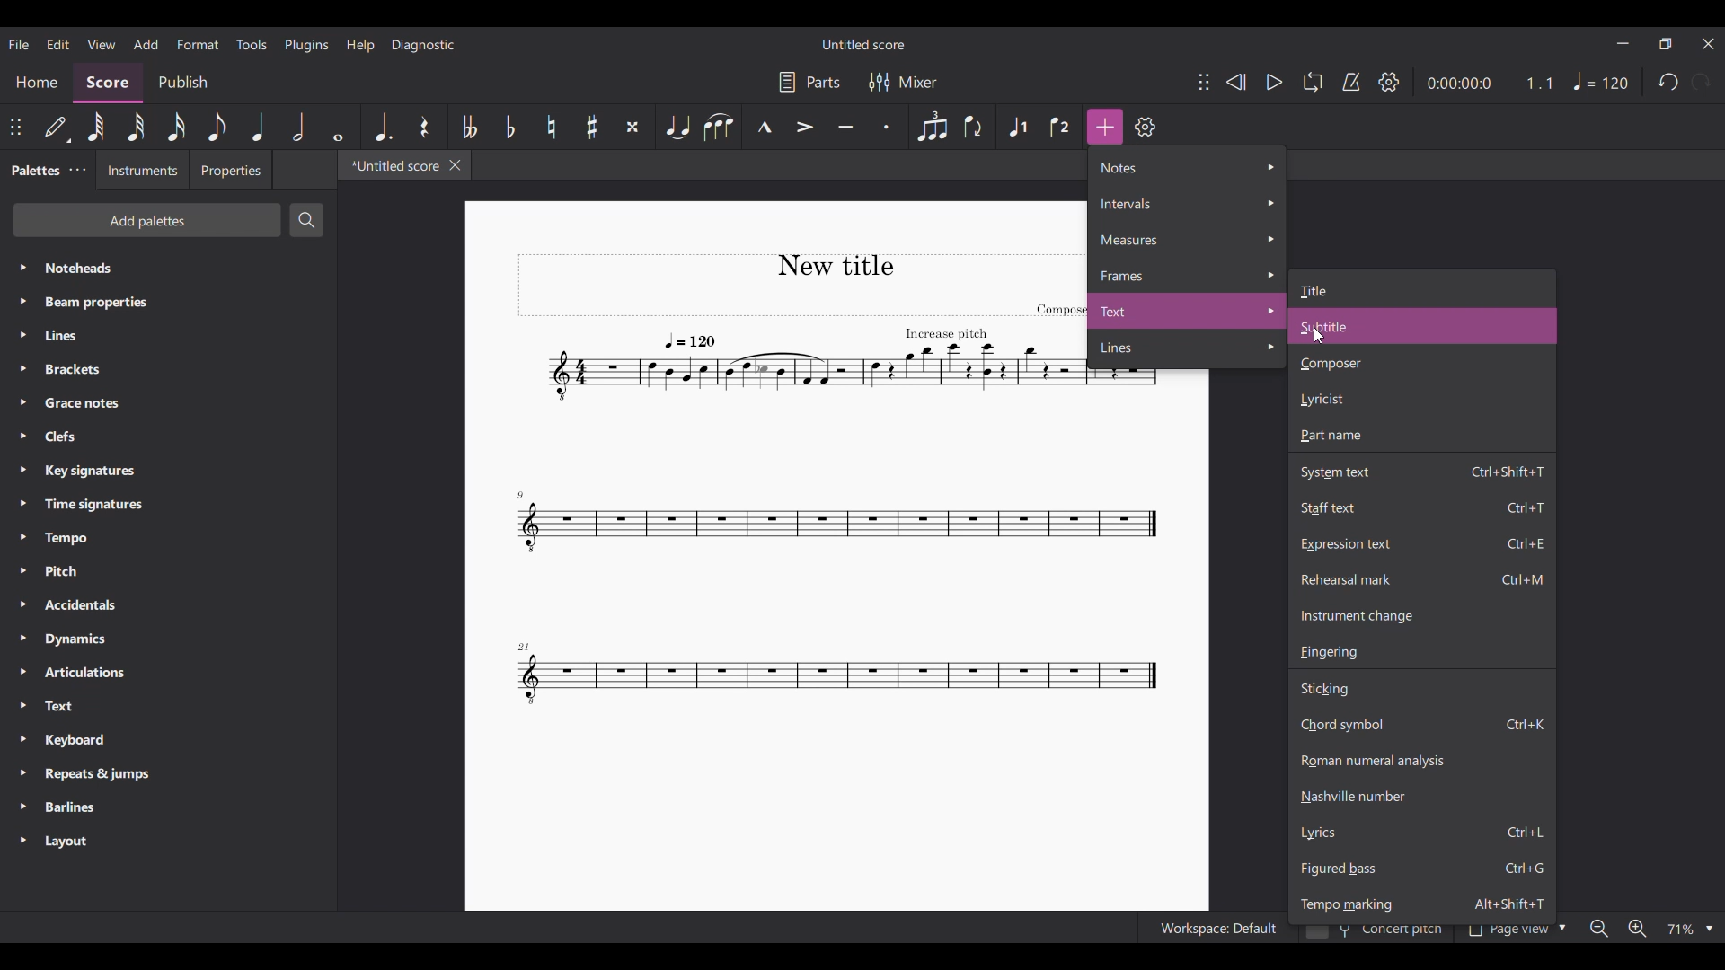  I want to click on Articulations, so click(170, 673).